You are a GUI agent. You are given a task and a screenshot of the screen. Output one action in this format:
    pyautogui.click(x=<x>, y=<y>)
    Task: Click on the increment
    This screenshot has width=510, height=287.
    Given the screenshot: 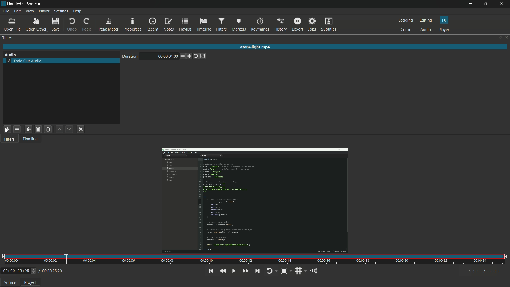 What is the action you would take?
    pyautogui.click(x=190, y=56)
    